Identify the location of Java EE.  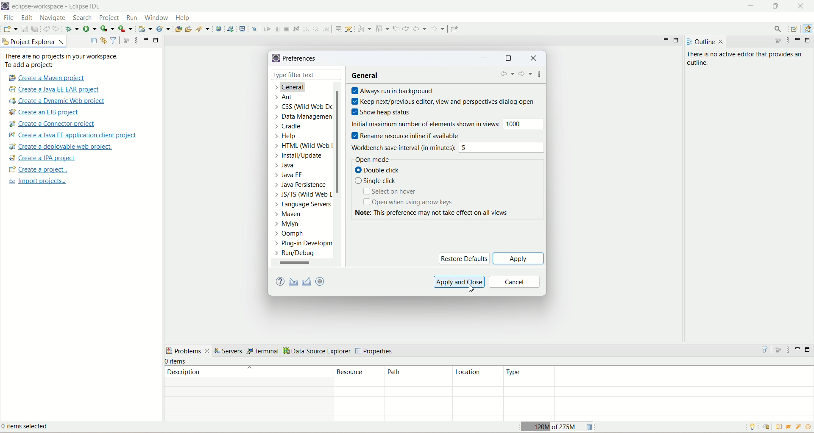
(289, 175).